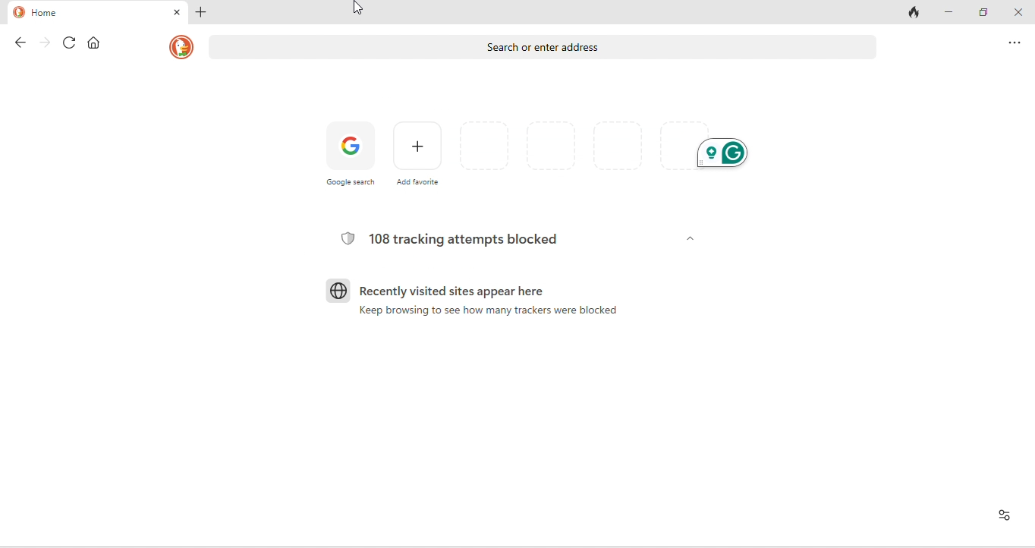  Describe the element at coordinates (351, 153) in the screenshot. I see `google` at that location.